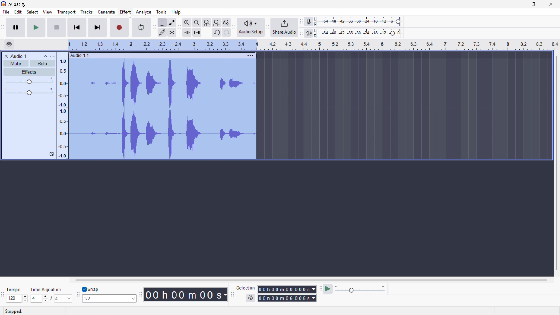  I want to click on redo, so click(226, 33).